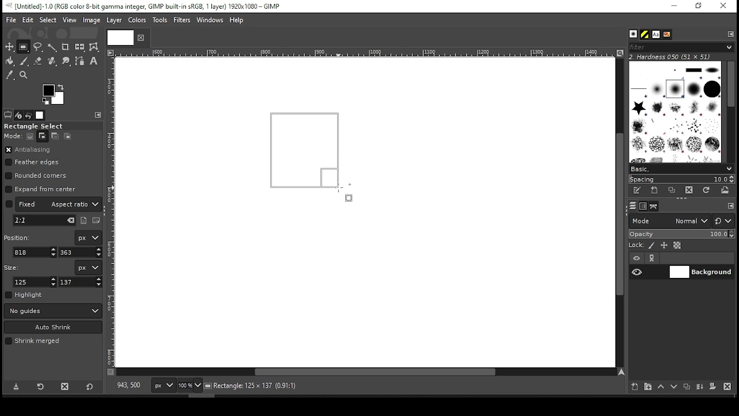 The height and width of the screenshot is (416, 739). Describe the element at coordinates (118, 37) in the screenshot. I see `` at that location.